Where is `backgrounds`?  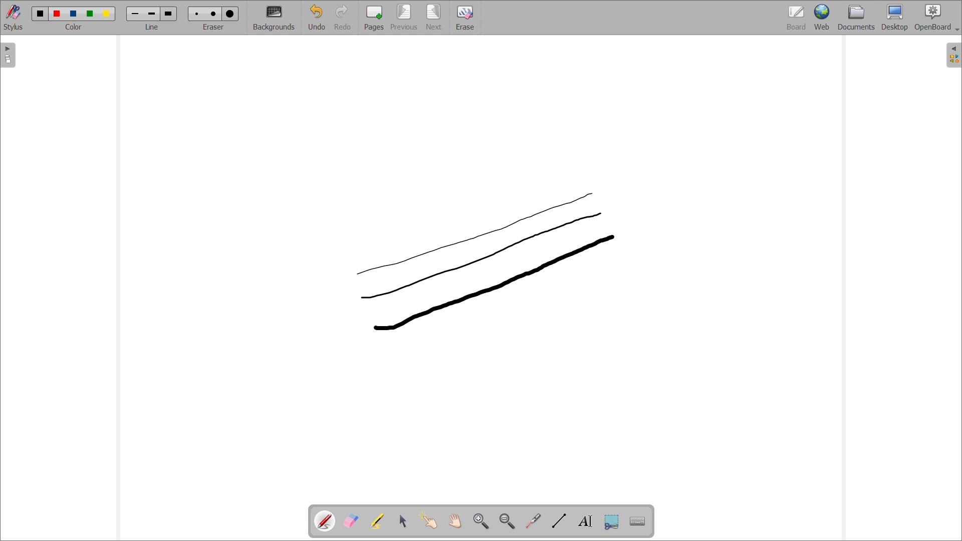 backgrounds is located at coordinates (274, 17).